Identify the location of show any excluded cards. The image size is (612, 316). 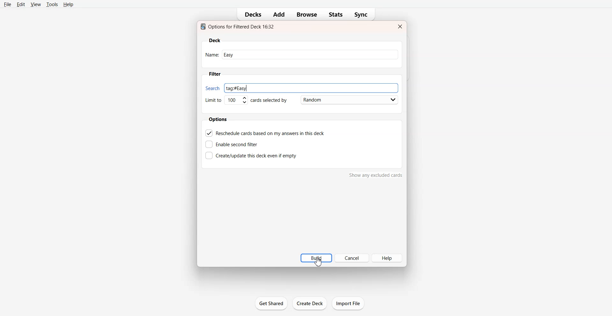
(376, 177).